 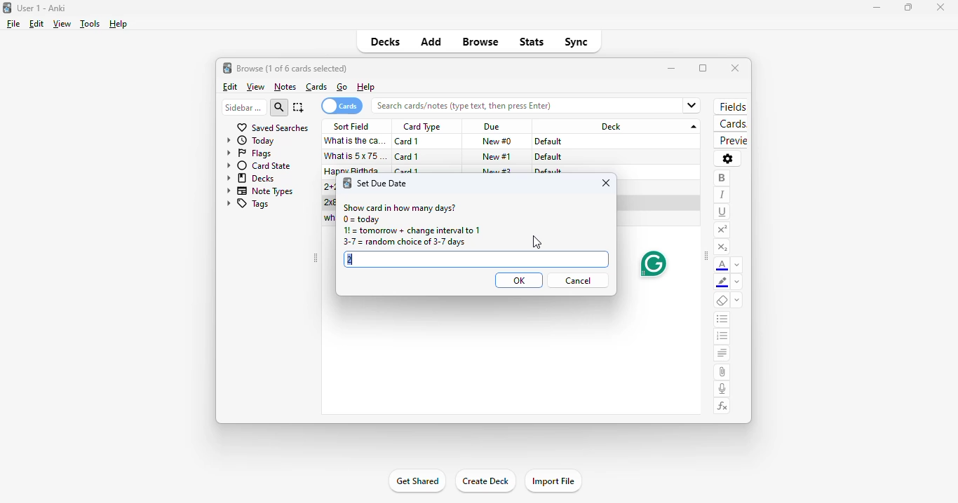 I want to click on cards, so click(x=317, y=87).